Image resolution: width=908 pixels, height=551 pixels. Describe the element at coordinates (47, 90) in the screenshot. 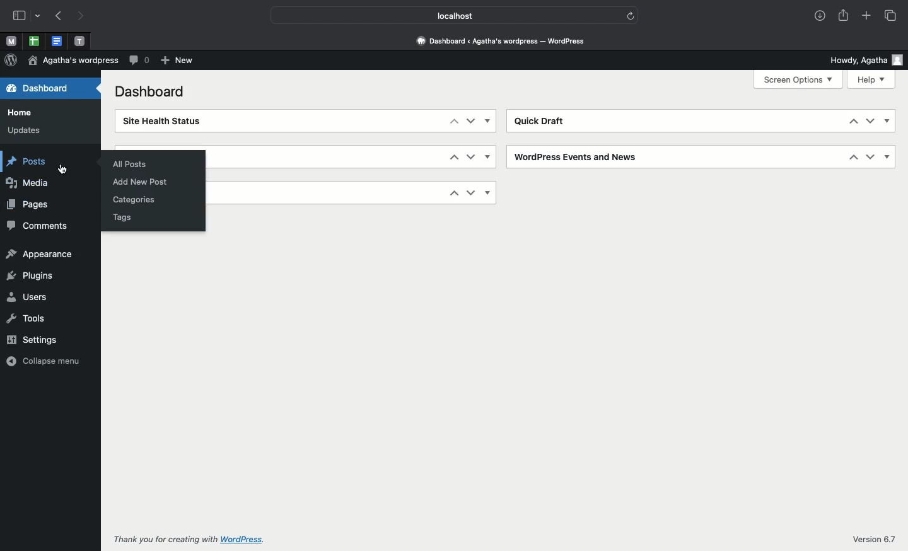

I see `Dashboard` at that location.